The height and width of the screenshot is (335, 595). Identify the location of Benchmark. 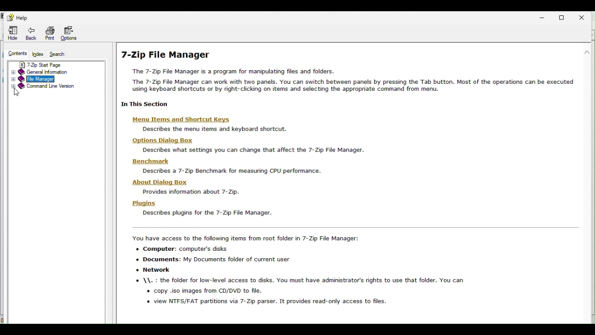
(150, 161).